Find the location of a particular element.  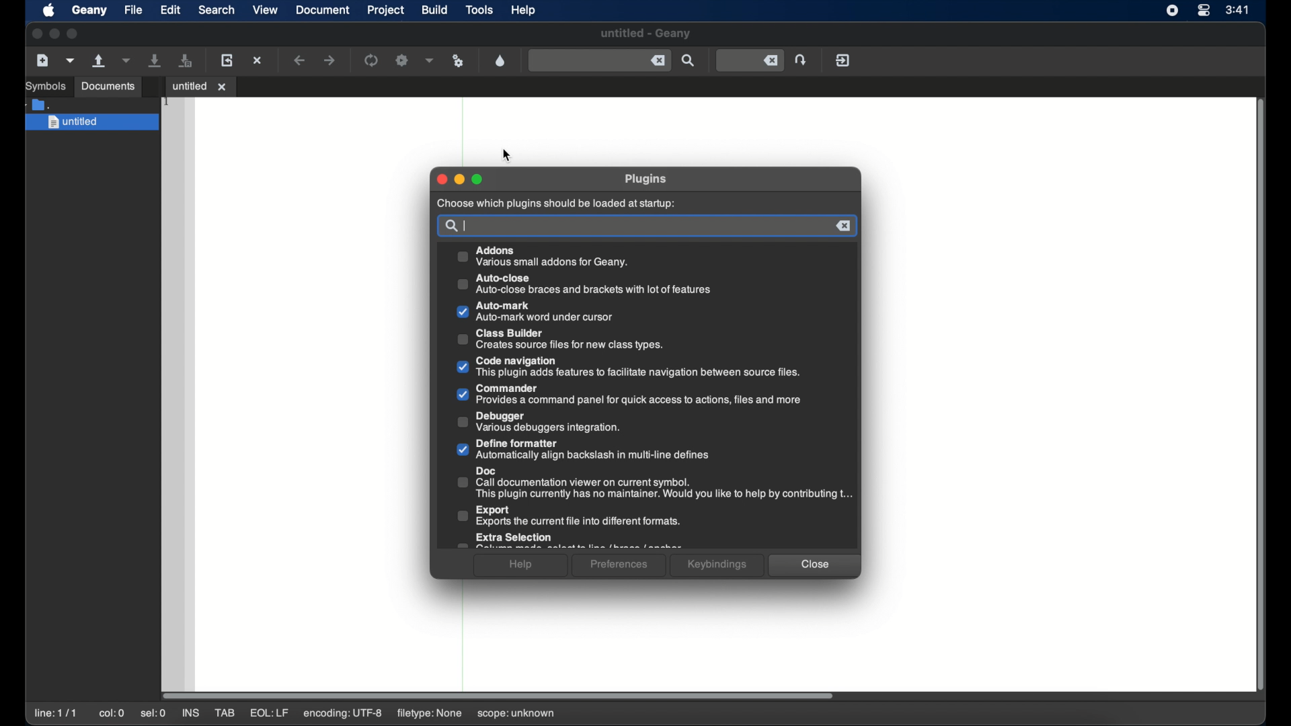

symbols is located at coordinates (44, 86).